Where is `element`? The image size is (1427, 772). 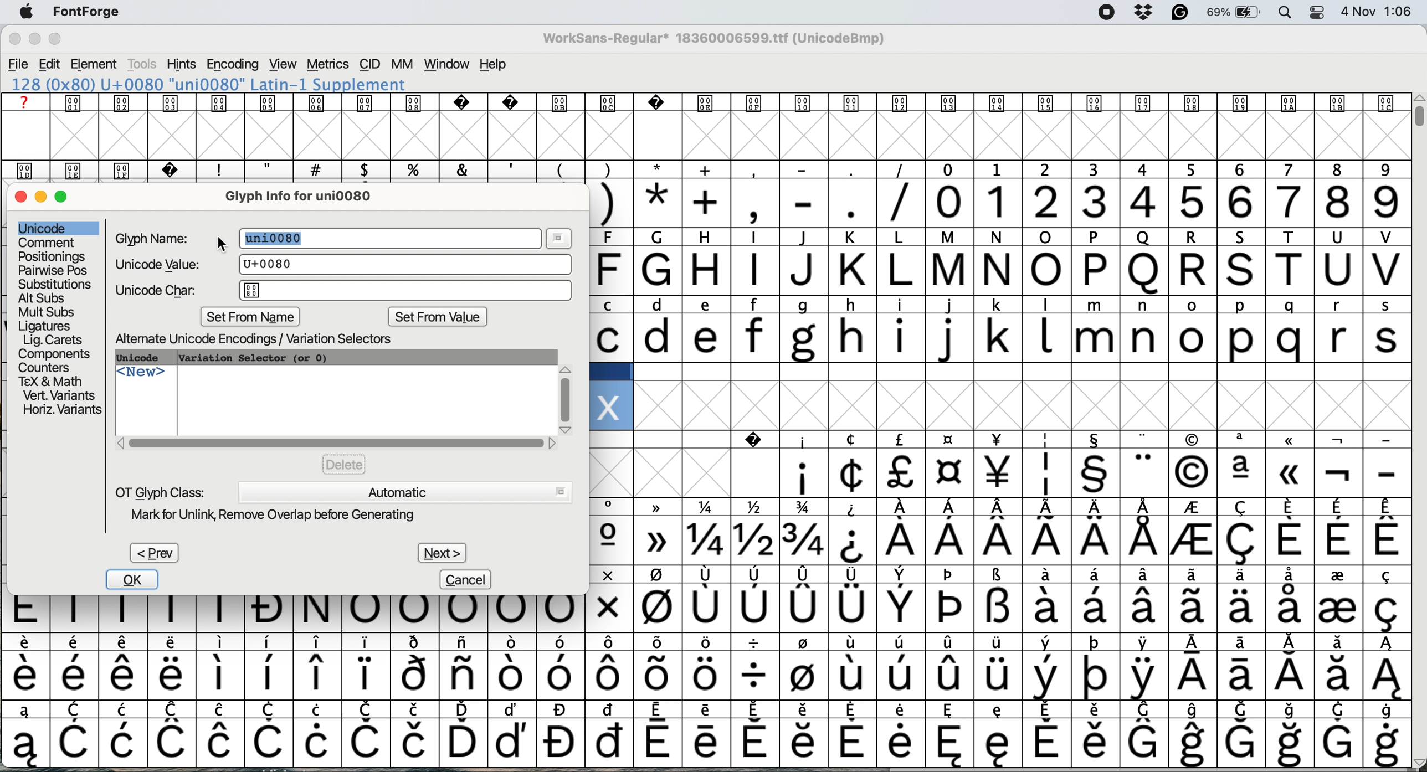 element is located at coordinates (96, 65).